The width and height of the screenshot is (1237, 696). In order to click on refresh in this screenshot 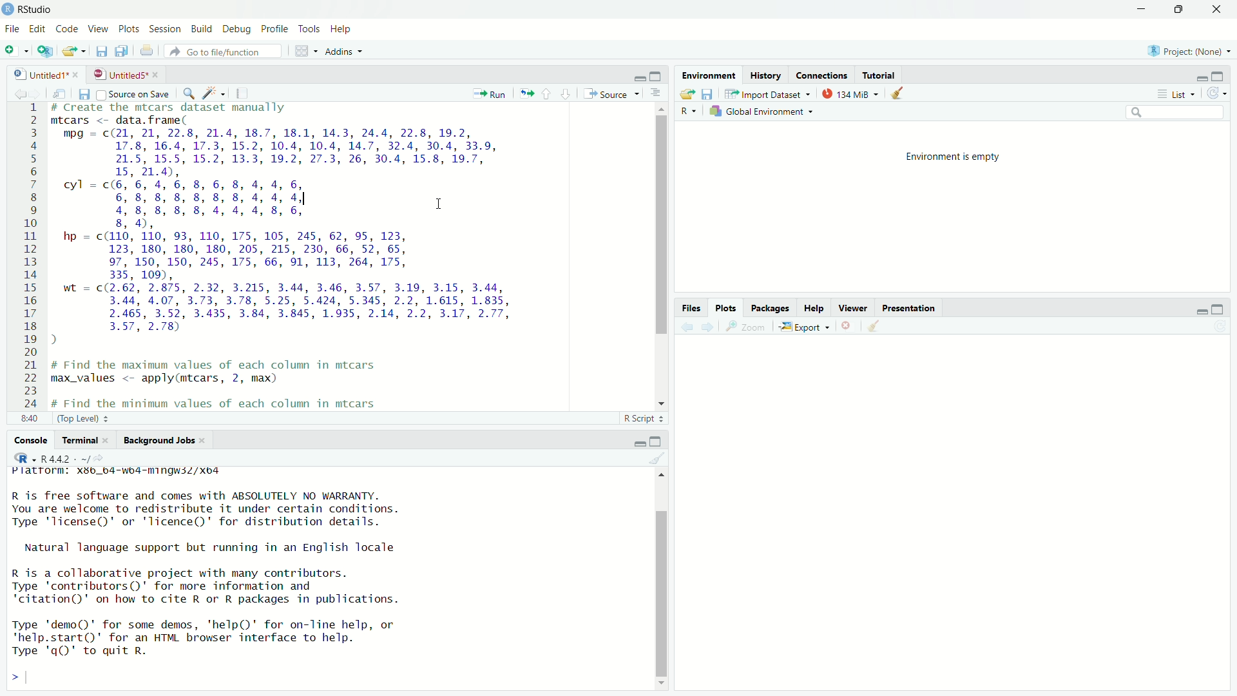, I will do `click(1217, 94)`.